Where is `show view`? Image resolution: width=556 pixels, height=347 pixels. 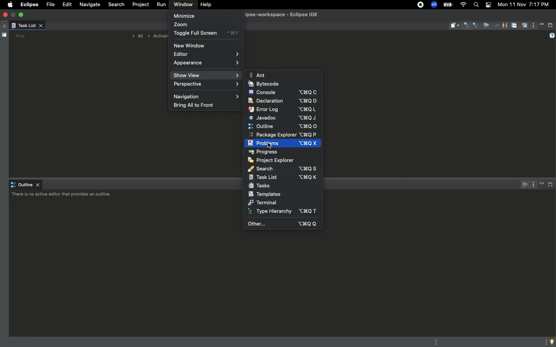
show view is located at coordinates (205, 76).